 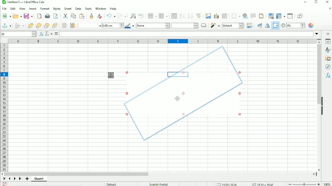 What do you see at coordinates (4, 179) in the screenshot?
I see `Scroll to first sheet` at bounding box center [4, 179].